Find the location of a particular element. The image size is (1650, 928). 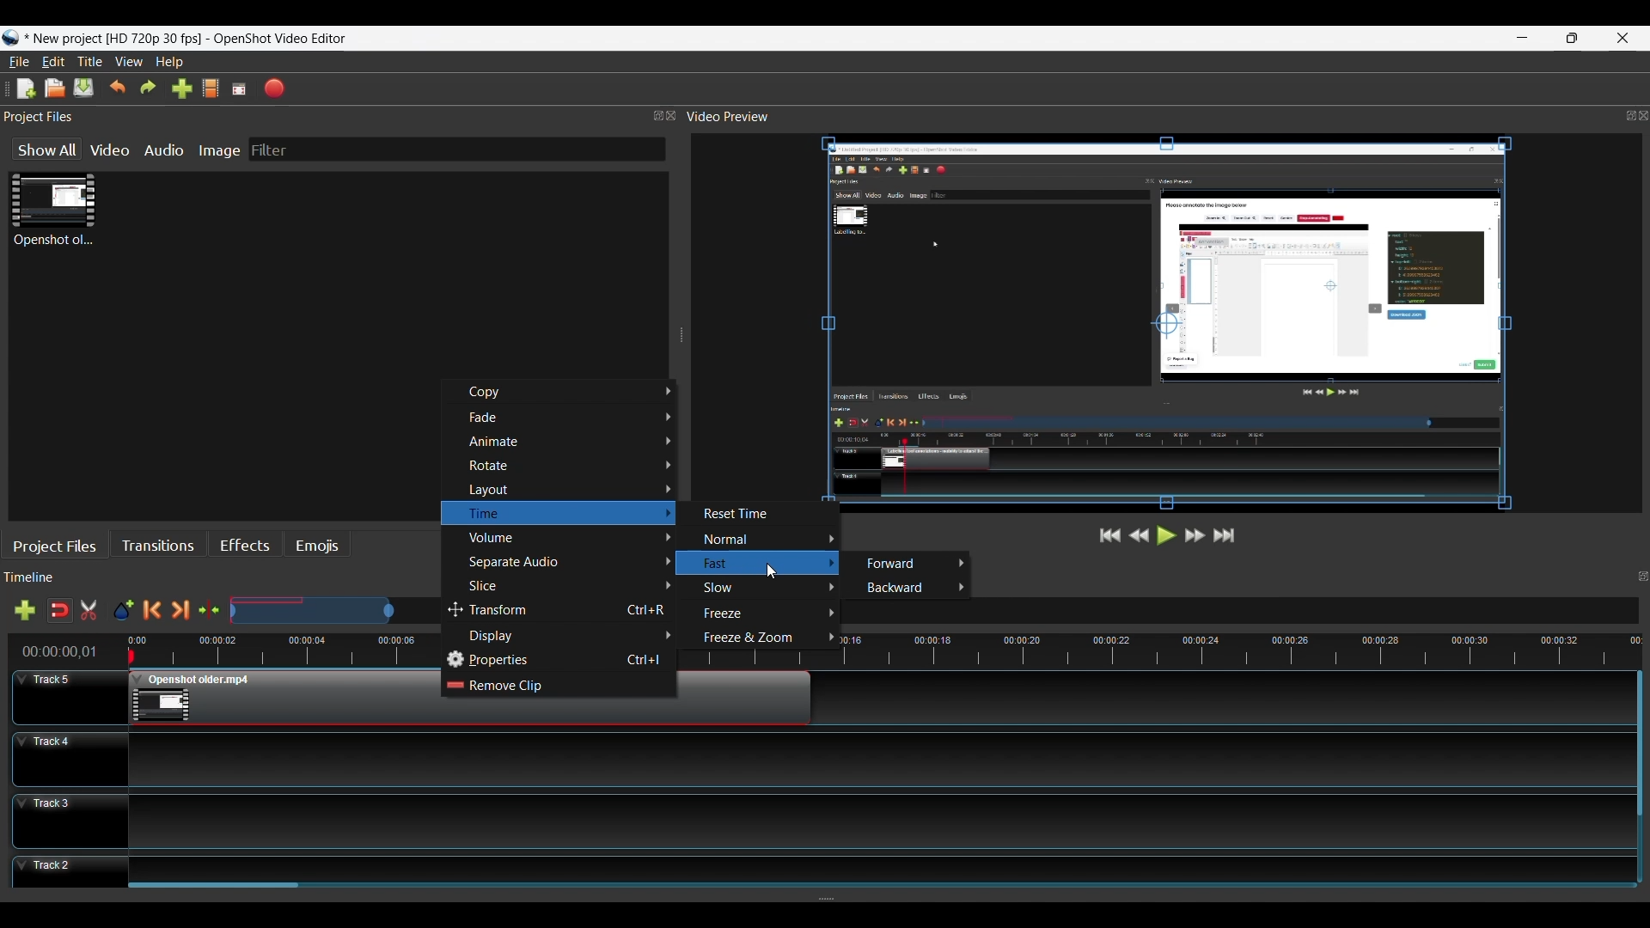

Open File is located at coordinates (55, 89).